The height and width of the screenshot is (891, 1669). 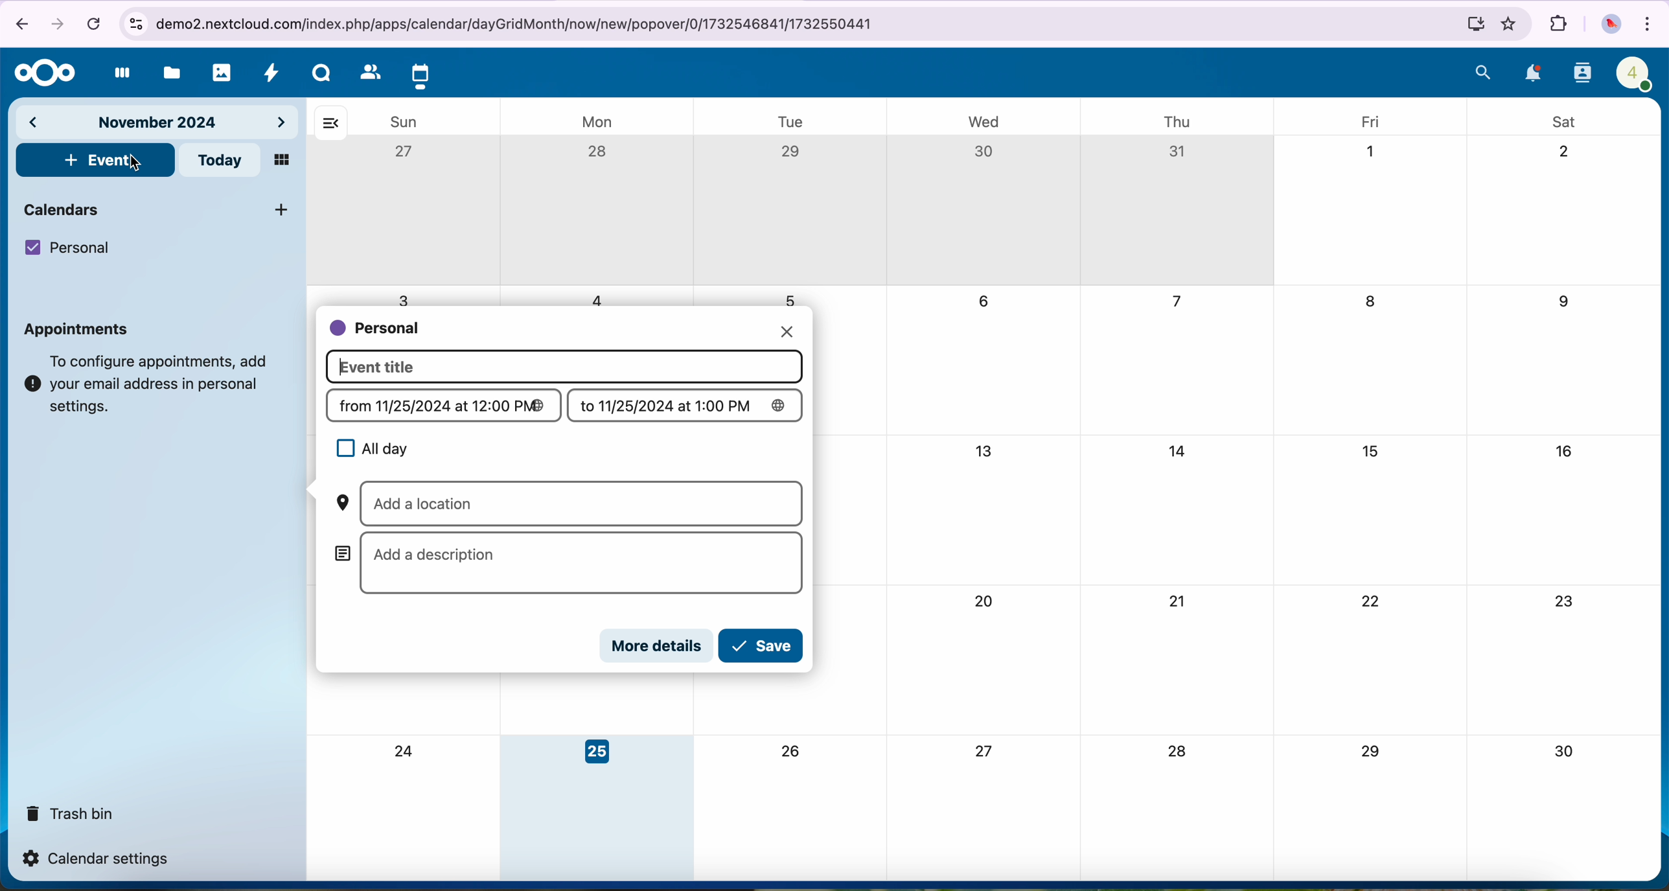 I want to click on photos, so click(x=222, y=73).